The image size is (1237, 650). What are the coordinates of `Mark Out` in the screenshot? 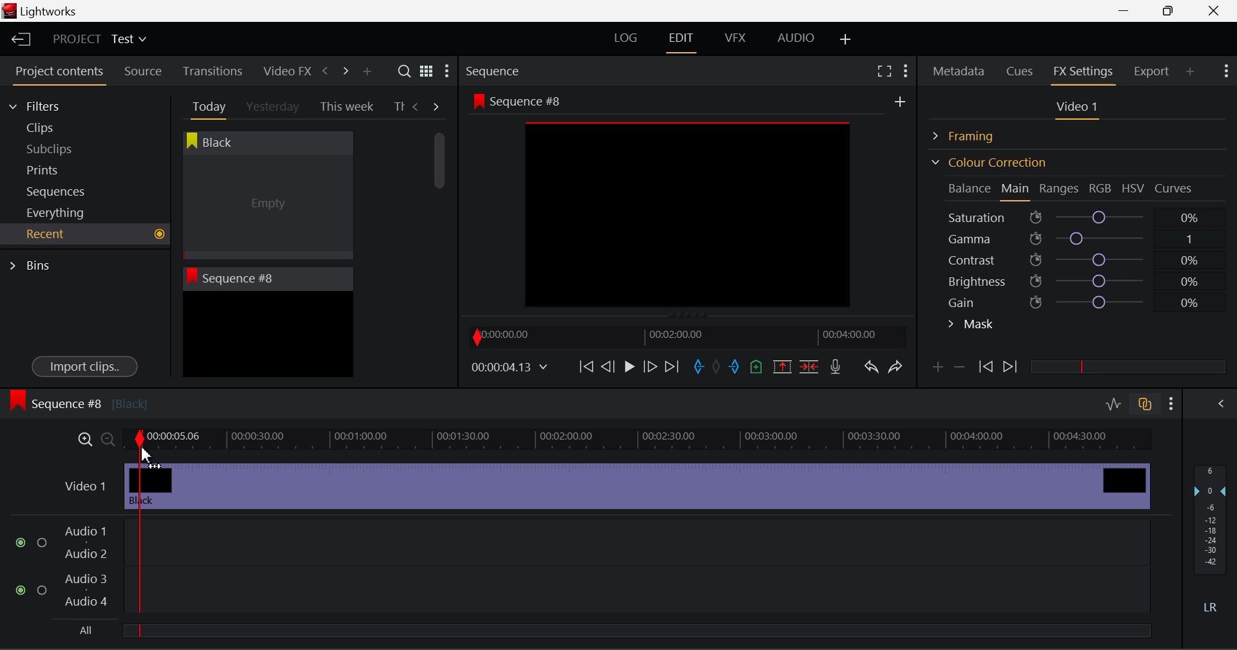 It's located at (736, 367).